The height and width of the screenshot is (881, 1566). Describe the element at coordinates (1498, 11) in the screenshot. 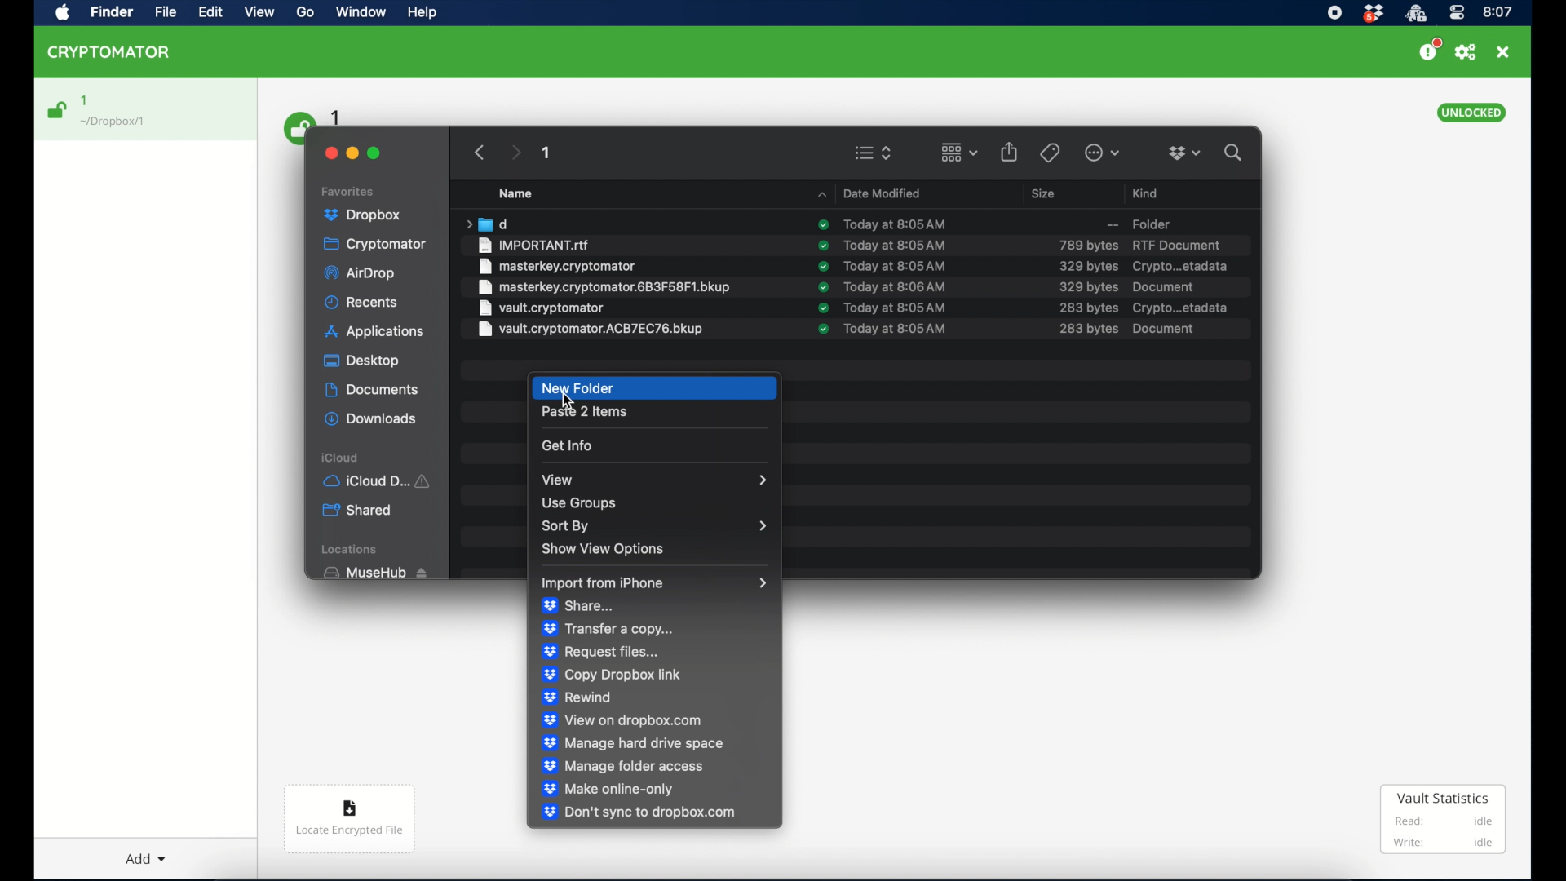

I see `time` at that location.